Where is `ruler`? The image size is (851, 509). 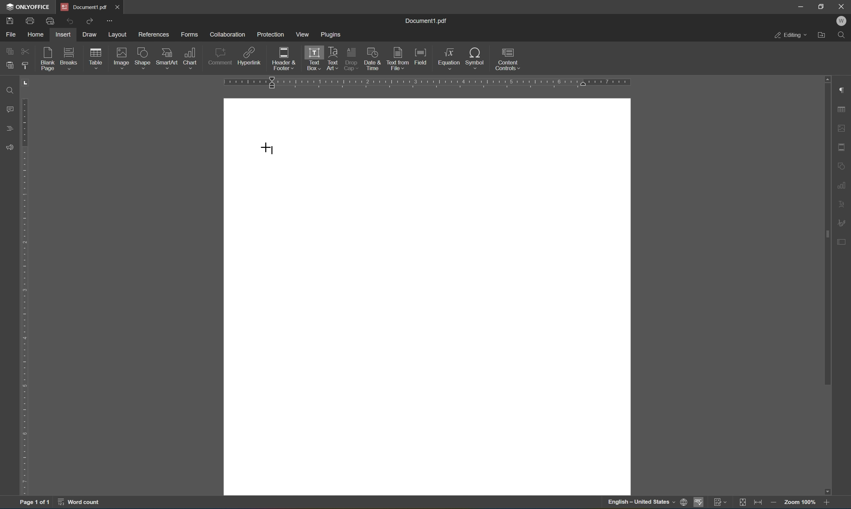
ruler is located at coordinates (25, 285).